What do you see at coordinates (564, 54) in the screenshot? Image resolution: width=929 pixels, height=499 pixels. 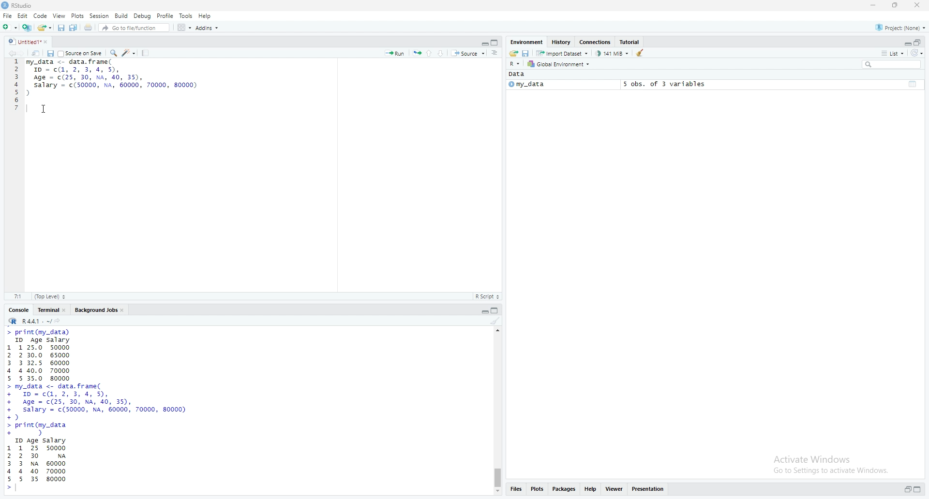 I see `import dataset` at bounding box center [564, 54].